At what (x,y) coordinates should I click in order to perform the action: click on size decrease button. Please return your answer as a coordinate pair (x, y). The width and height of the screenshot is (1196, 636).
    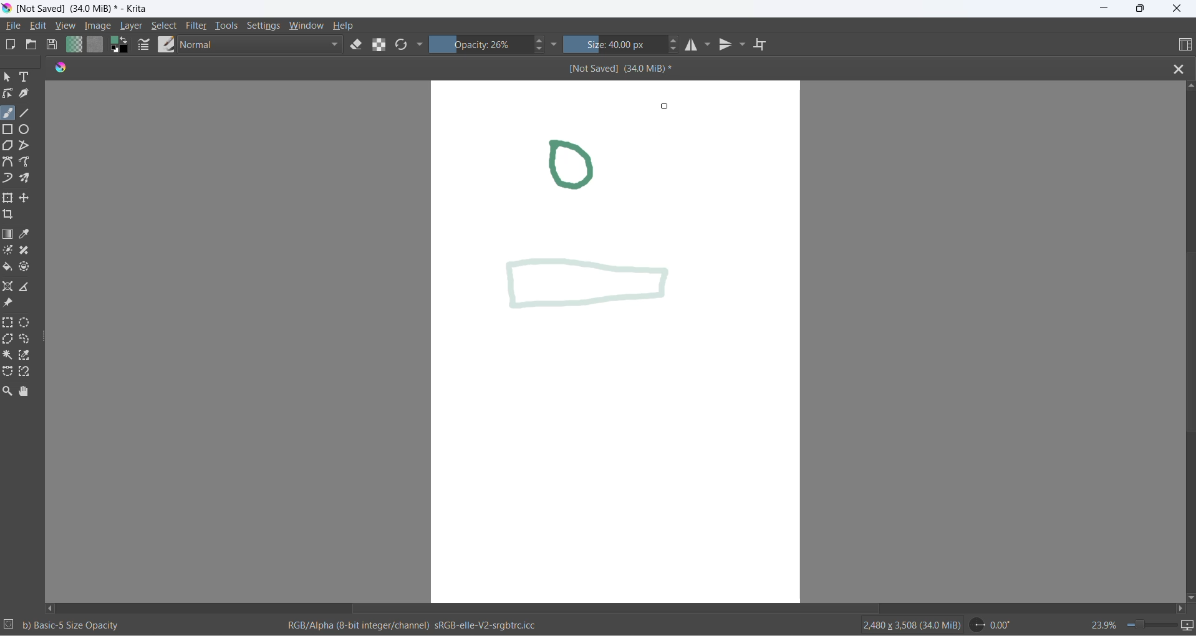
    Looking at the image, I should click on (676, 51).